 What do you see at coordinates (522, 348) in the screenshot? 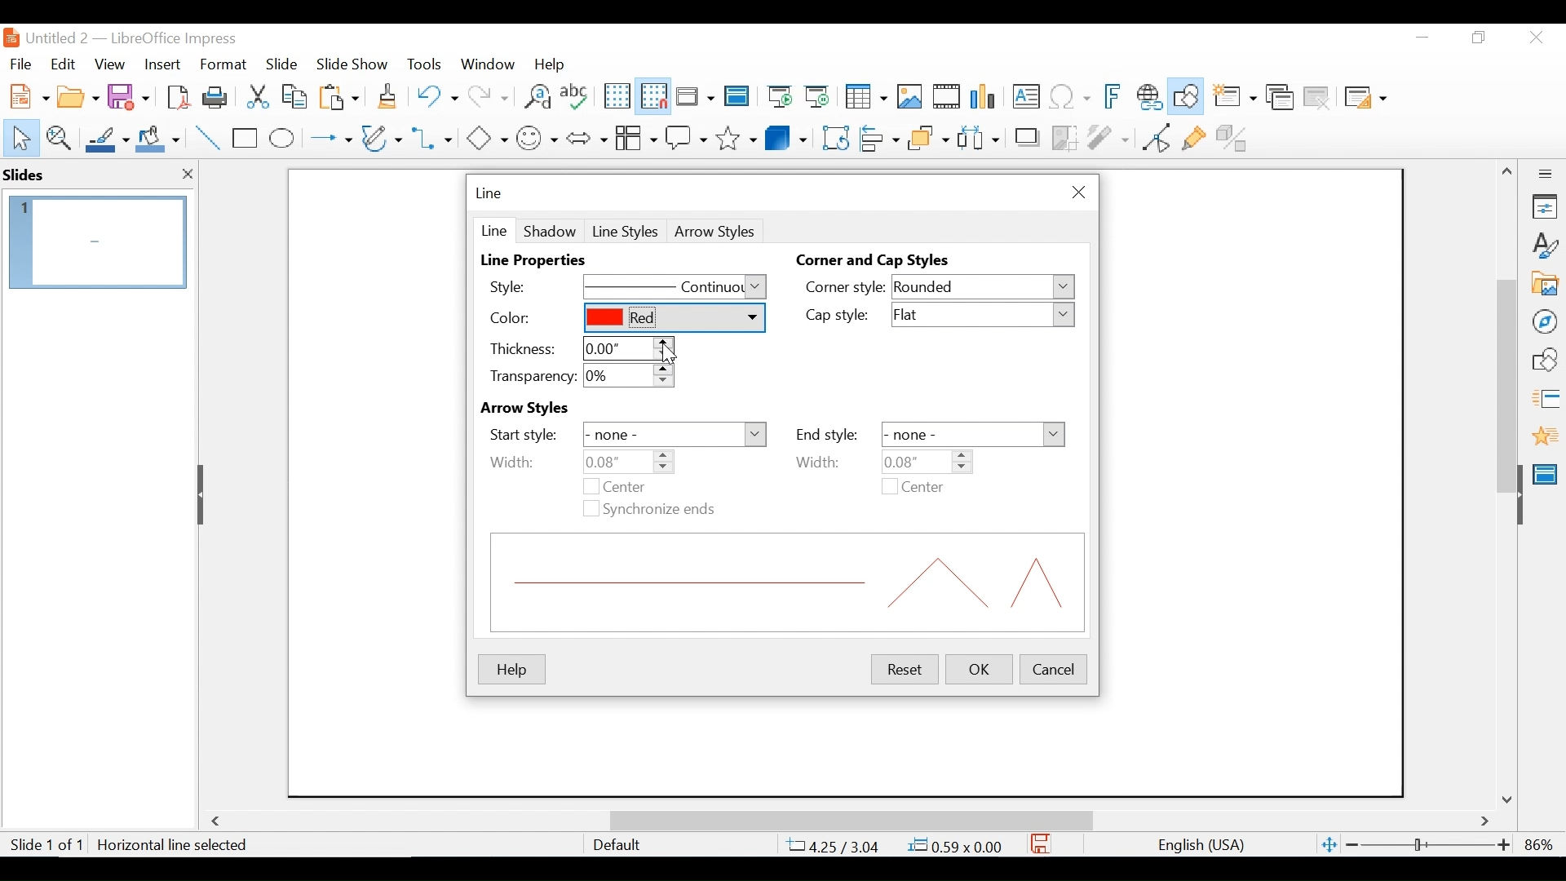
I see `Thickness` at bounding box center [522, 348].